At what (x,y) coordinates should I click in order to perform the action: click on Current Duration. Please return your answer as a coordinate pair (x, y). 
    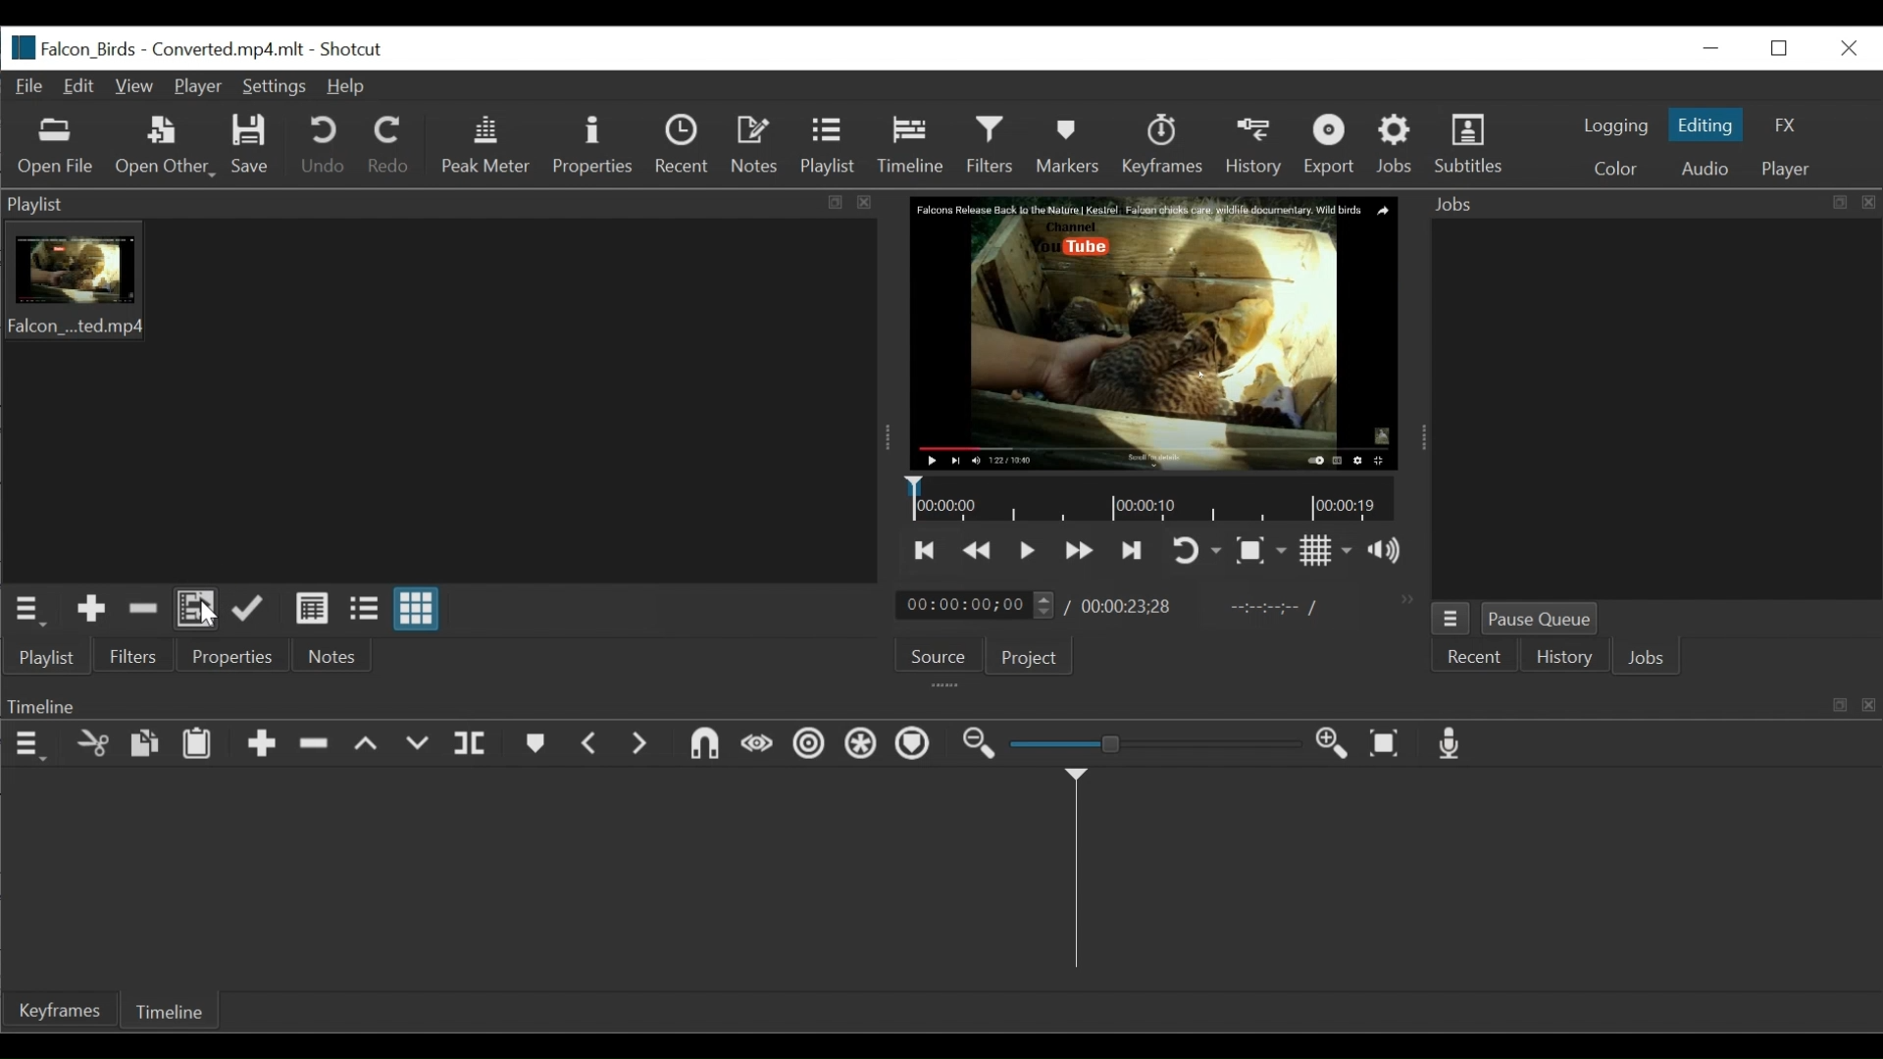
    Looking at the image, I should click on (978, 605).